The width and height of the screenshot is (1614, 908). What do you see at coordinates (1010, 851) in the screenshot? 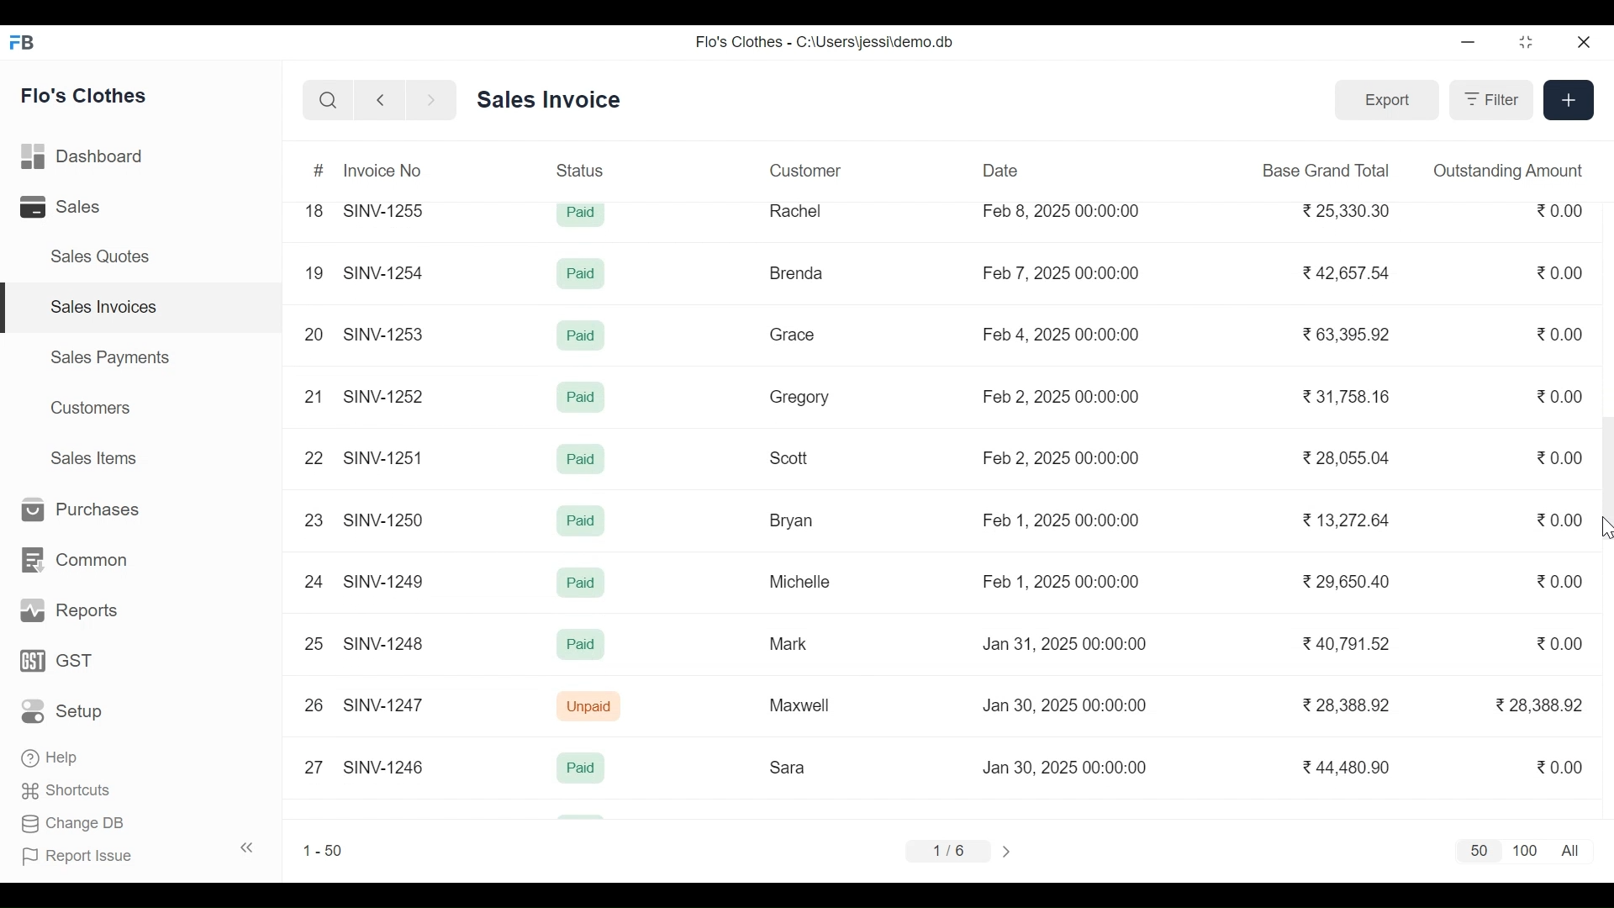
I see `Next` at bounding box center [1010, 851].